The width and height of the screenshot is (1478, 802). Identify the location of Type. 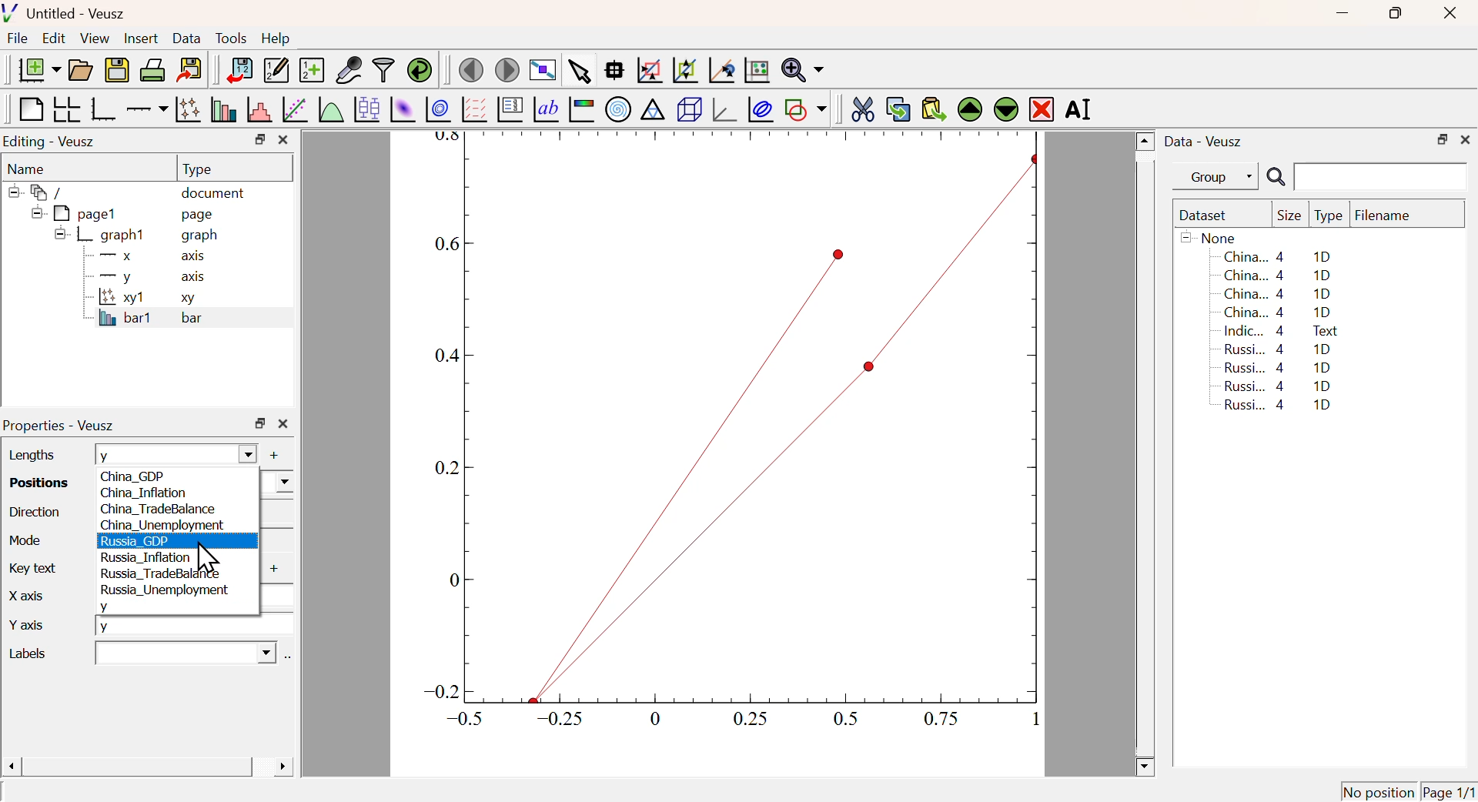
(1329, 216).